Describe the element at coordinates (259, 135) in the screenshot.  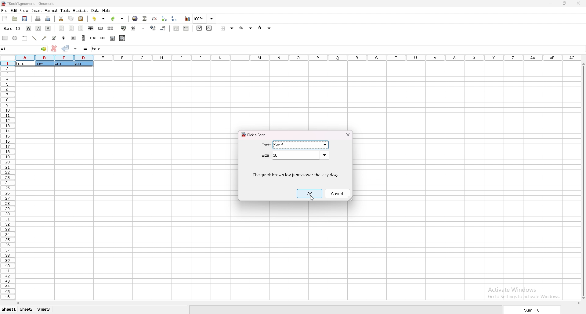
I see `pick a font` at that location.